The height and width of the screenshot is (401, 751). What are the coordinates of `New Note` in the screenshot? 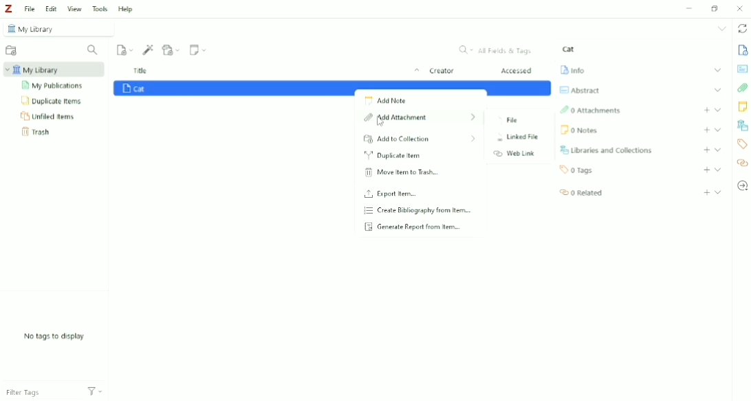 It's located at (199, 49).